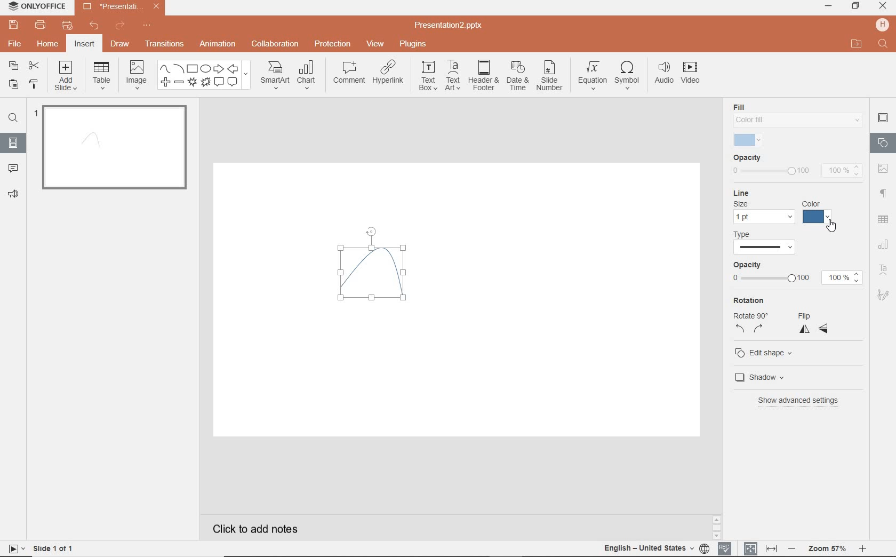 The width and height of the screenshot is (896, 557). What do you see at coordinates (774, 378) in the screenshot?
I see `shadow` at bounding box center [774, 378].